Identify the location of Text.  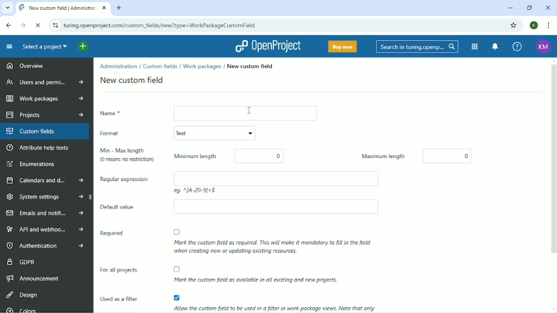
(212, 134).